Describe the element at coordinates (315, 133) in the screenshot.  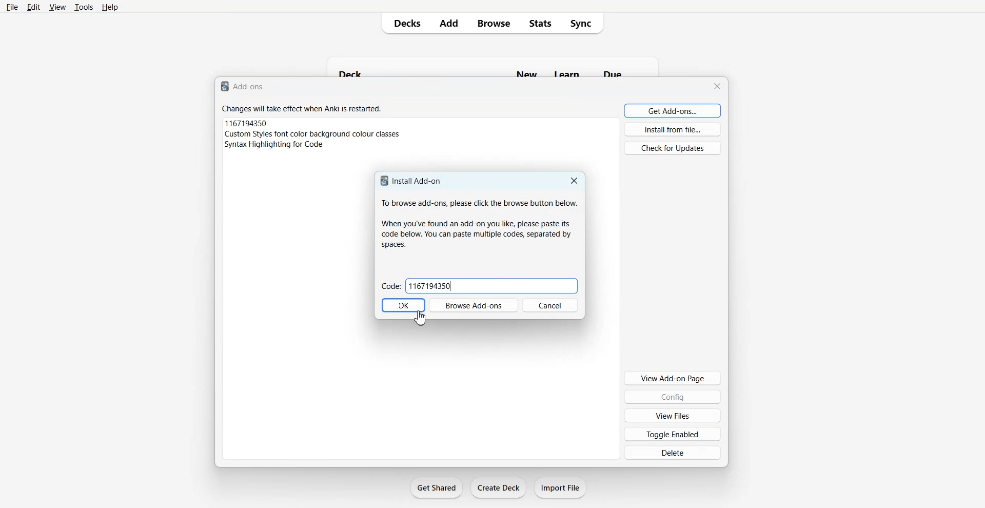
I see `‘Custom Styles font color background colour classes` at that location.